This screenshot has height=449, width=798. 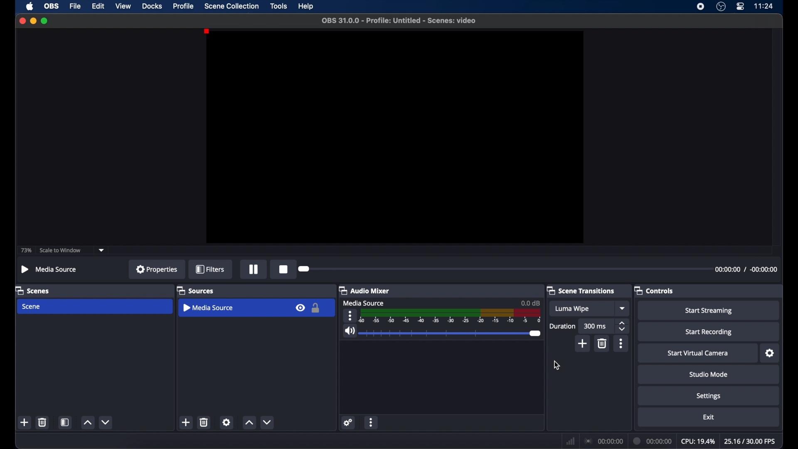 What do you see at coordinates (764, 6) in the screenshot?
I see `time` at bounding box center [764, 6].